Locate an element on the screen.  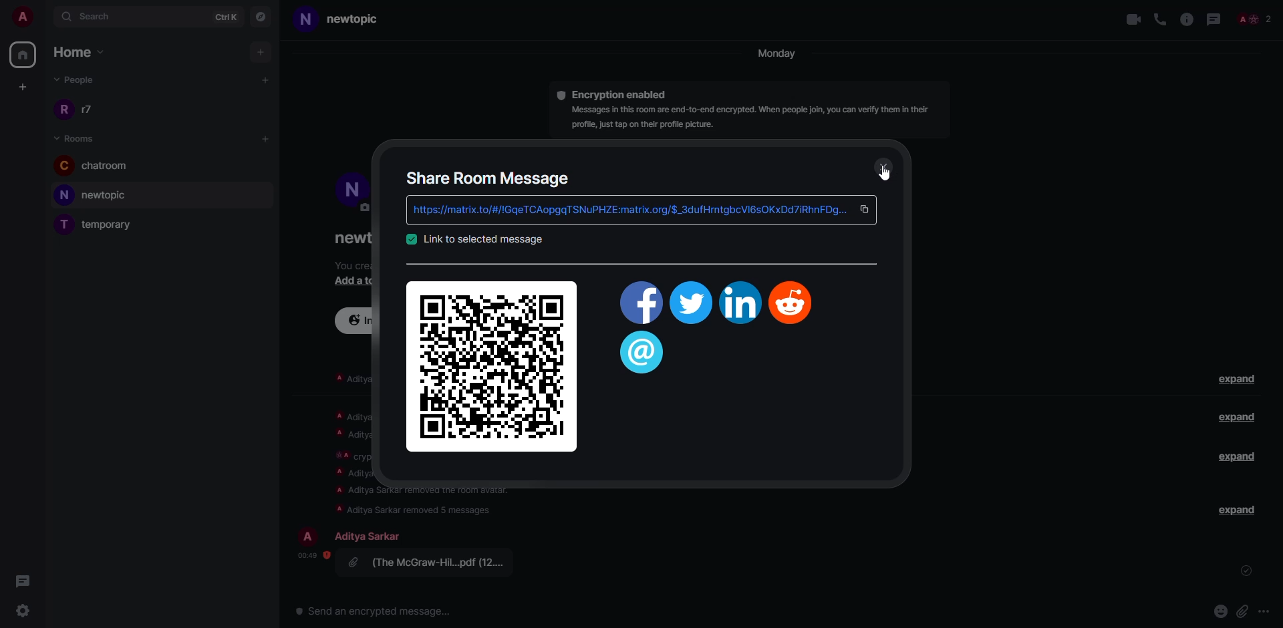
https://matrix.to/#/1GqeTCAOPgqTSNUPHZE:matrix.org/$_3dufHmtgbcVIBSOKXDA7IRhNFDG... is located at coordinates (625, 210).